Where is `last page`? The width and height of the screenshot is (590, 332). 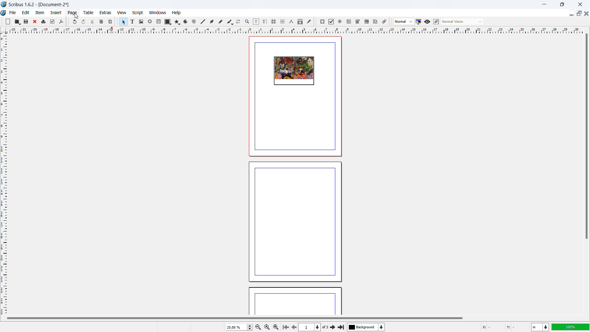 last page is located at coordinates (341, 326).